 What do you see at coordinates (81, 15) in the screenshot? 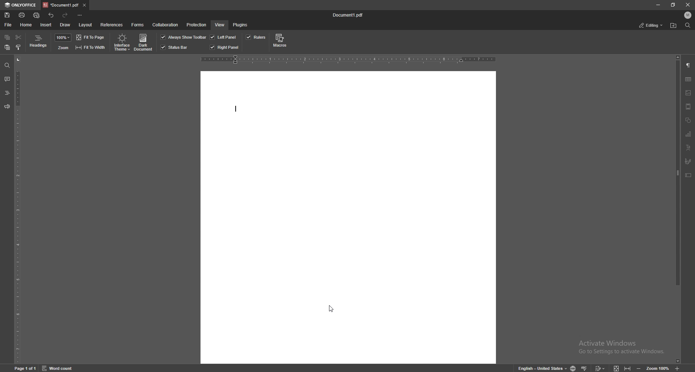
I see `customize toolbar` at bounding box center [81, 15].